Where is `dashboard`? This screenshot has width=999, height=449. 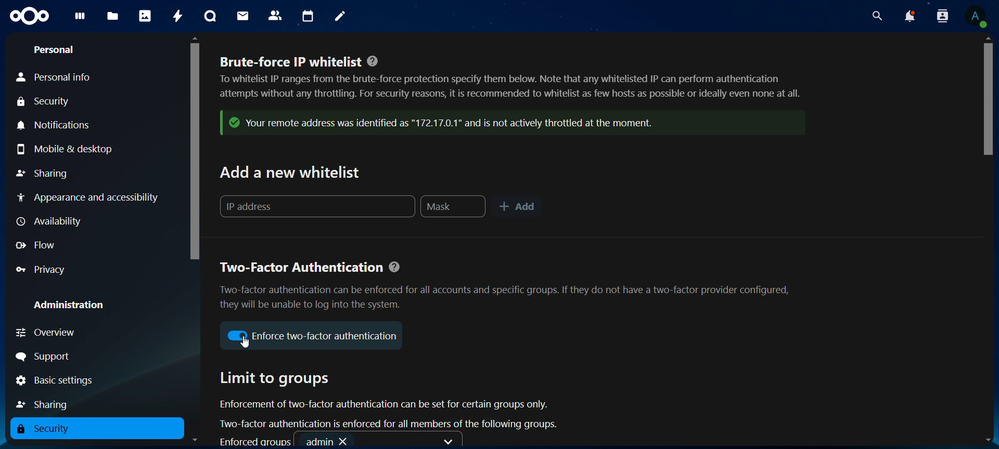
dashboard is located at coordinates (80, 19).